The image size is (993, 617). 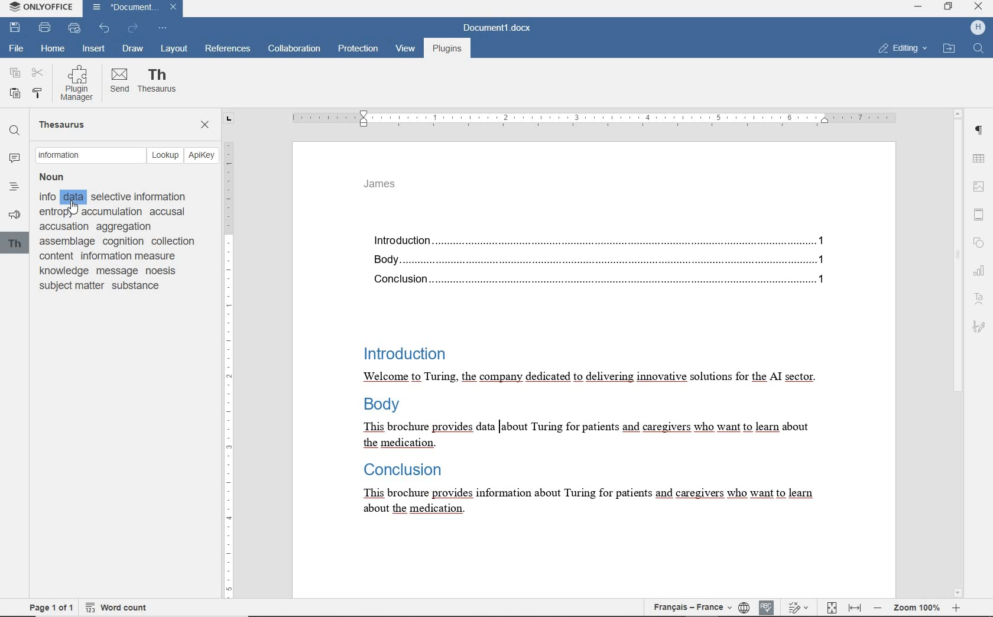 I want to click on TEXT ART, so click(x=981, y=297).